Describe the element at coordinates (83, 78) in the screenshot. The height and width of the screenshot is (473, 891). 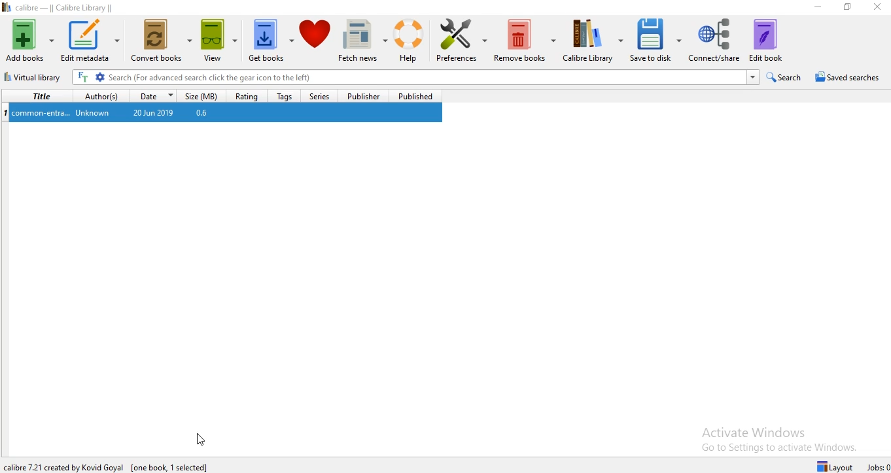
I see `Search for the full text of all books in the library, not just their metadata` at that location.